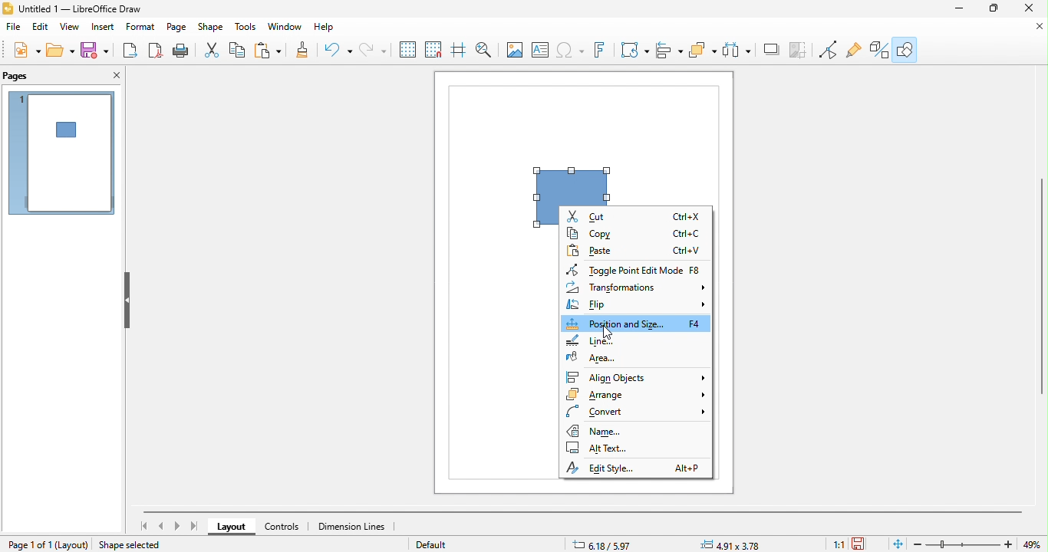 This screenshot has height=552, width=1048. What do you see at coordinates (602, 50) in the screenshot?
I see `fontwork text` at bounding box center [602, 50].